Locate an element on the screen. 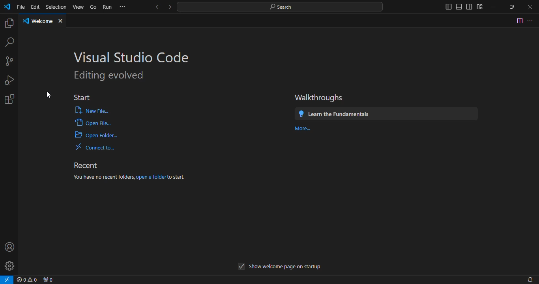 The width and height of the screenshot is (539, 284). you have no recent folders, open a folder to start. is located at coordinates (132, 177).